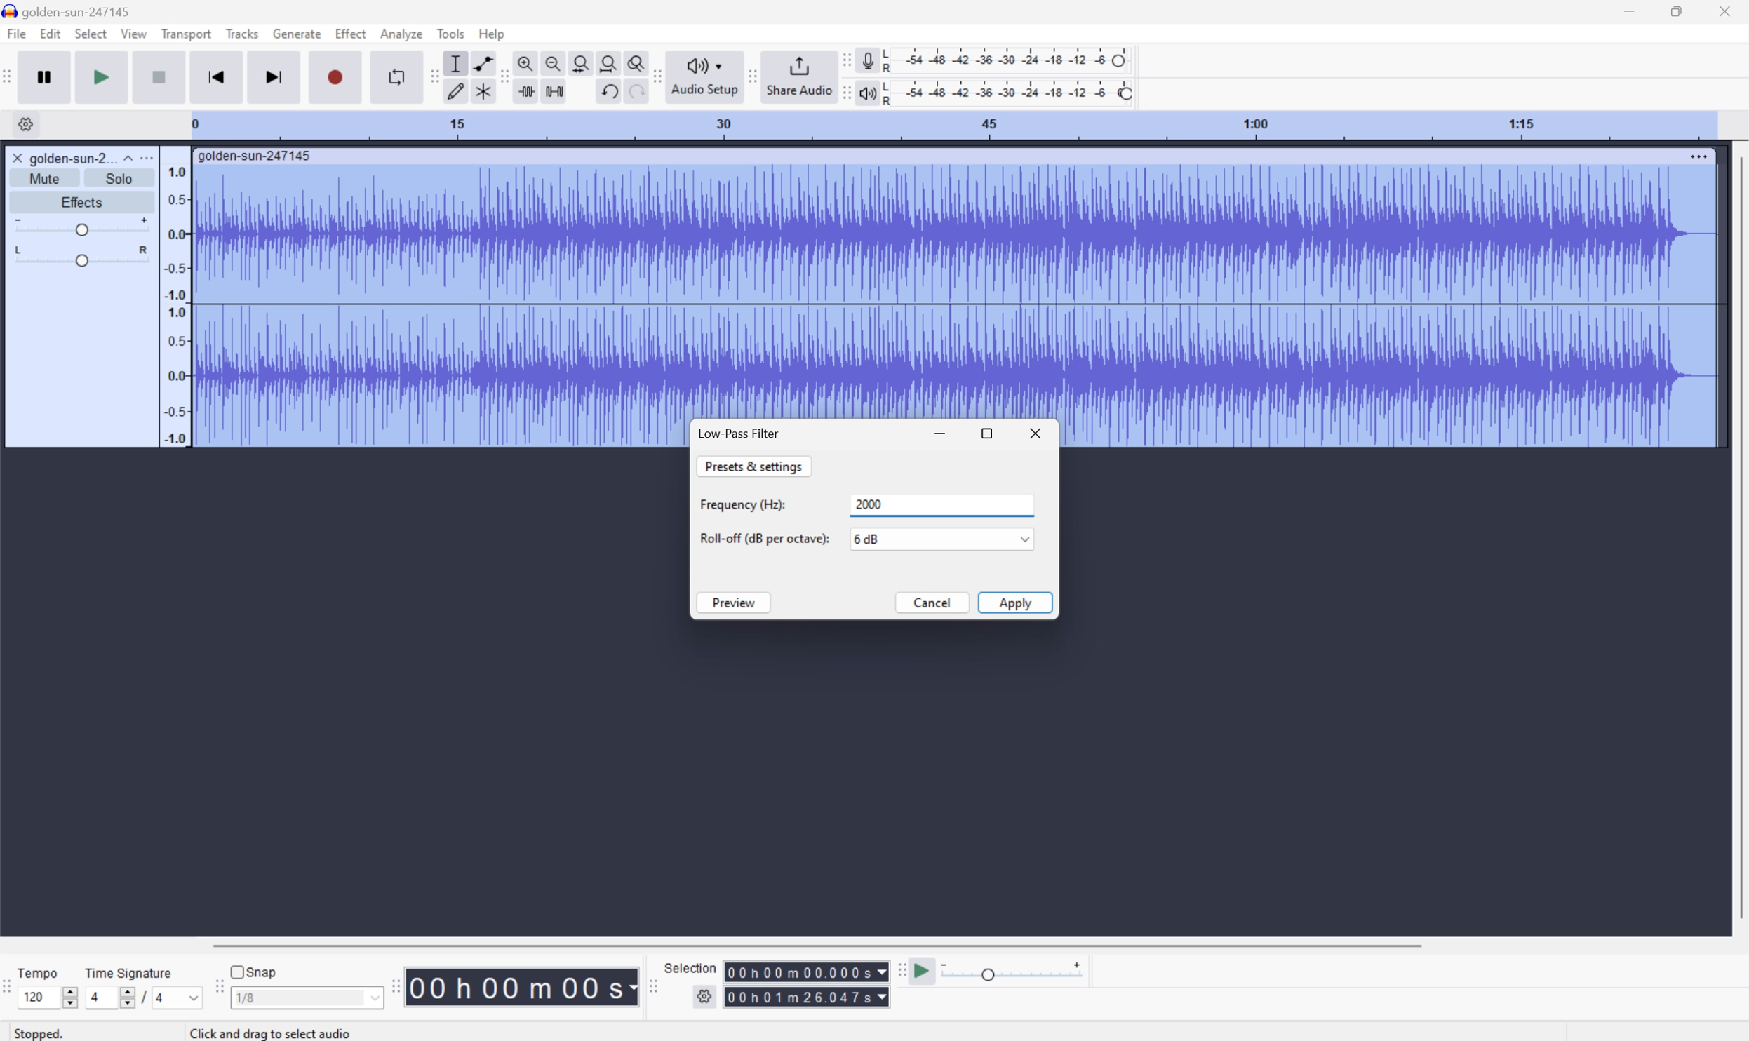 The image size is (1749, 1041). Describe the element at coordinates (608, 91) in the screenshot. I see `Undo` at that location.